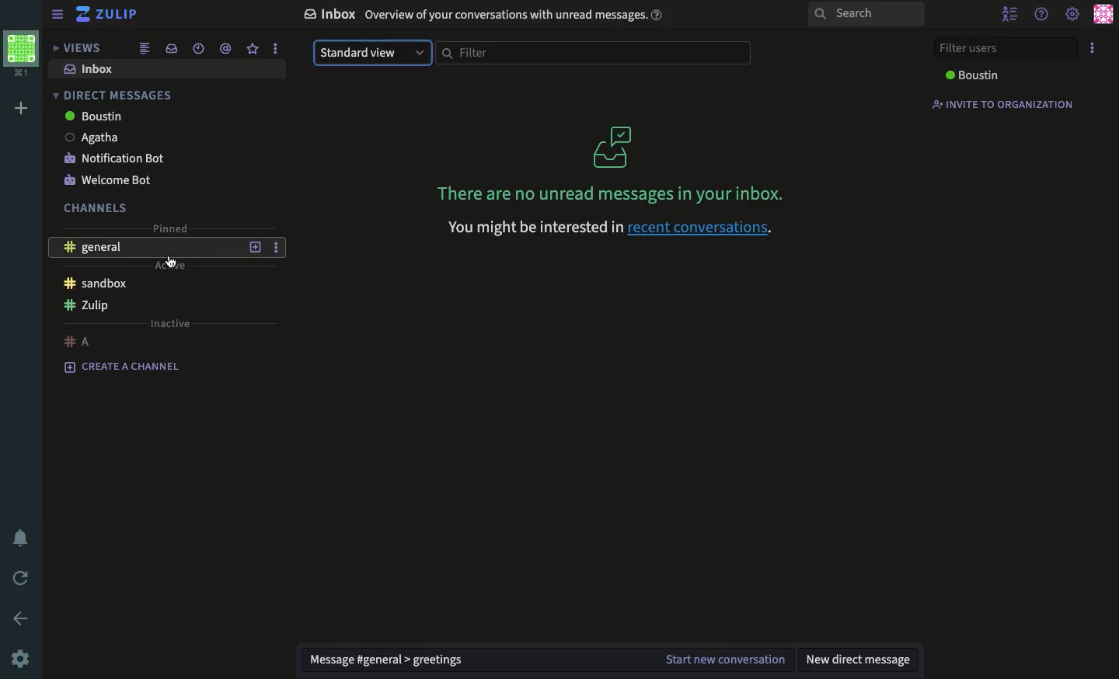 The width and height of the screenshot is (1119, 679). I want to click on options, so click(273, 49).